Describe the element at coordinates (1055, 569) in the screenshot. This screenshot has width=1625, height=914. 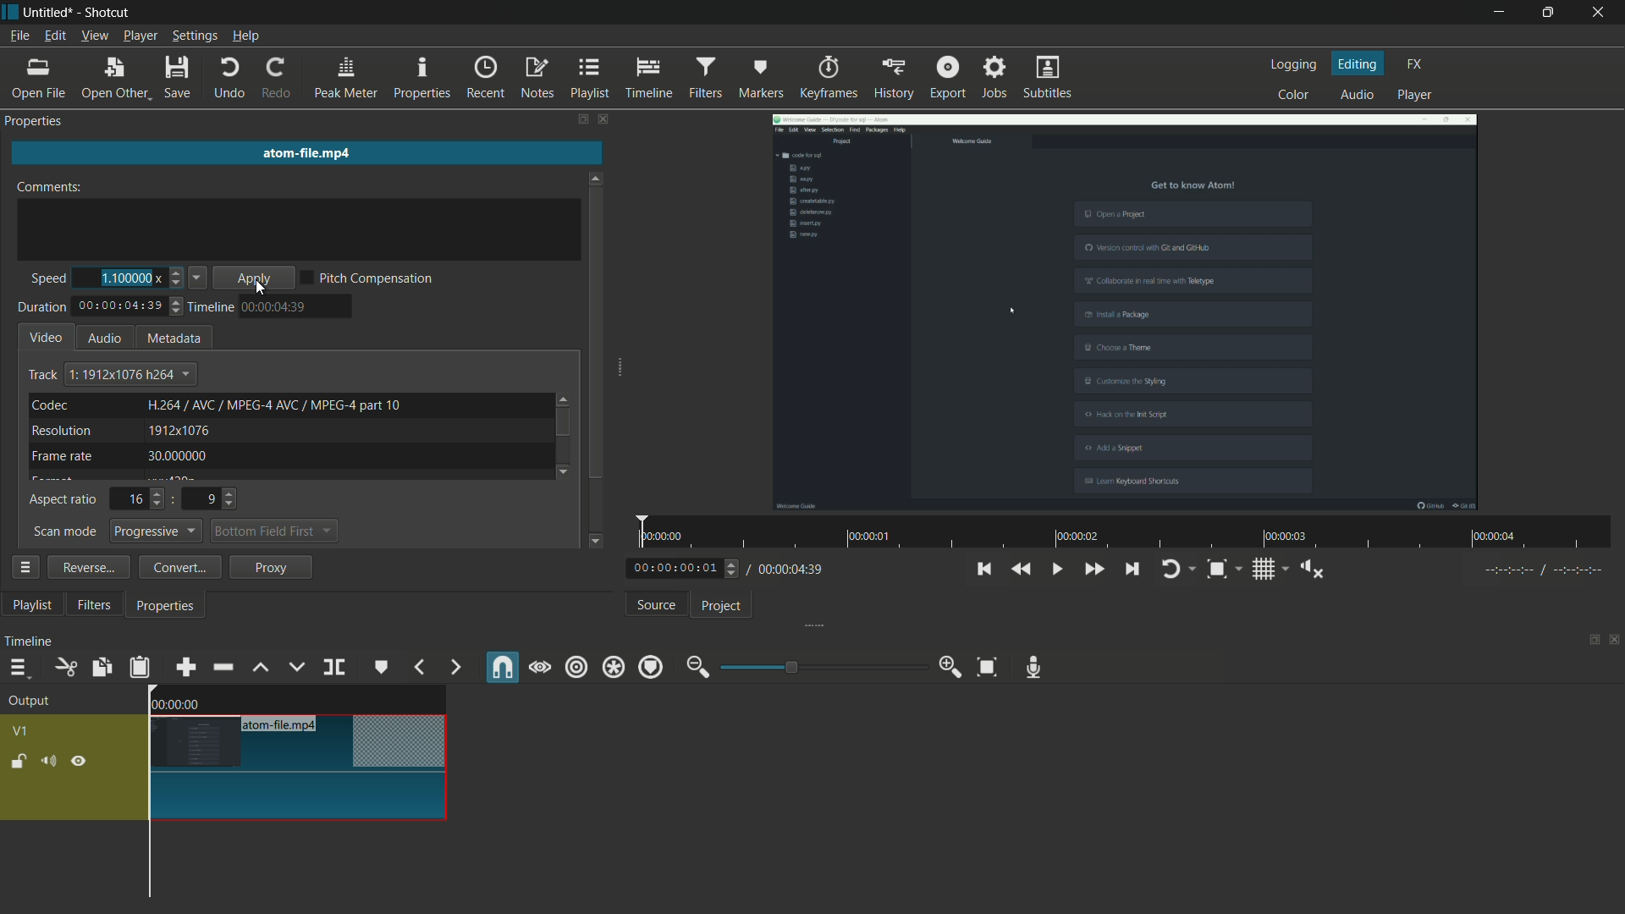
I see `toggle play or pause` at that location.